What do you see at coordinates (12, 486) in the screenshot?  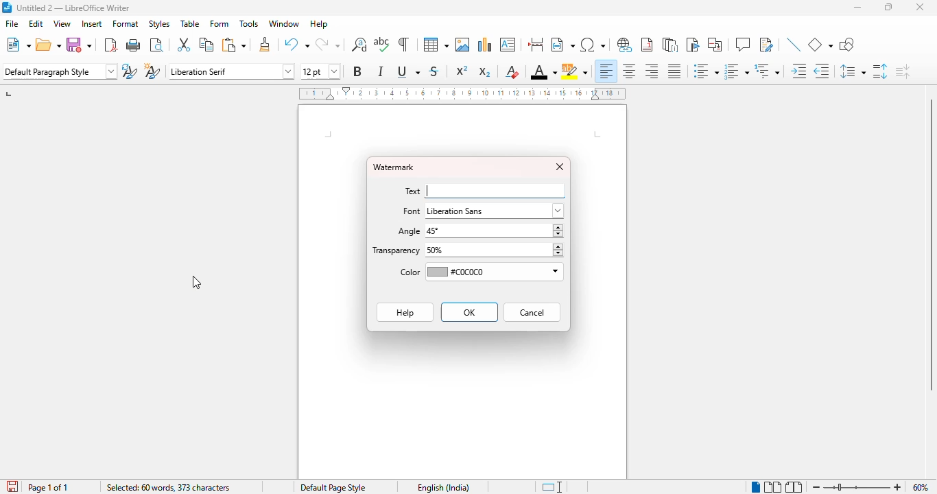 I see `click to save the document` at bounding box center [12, 486].